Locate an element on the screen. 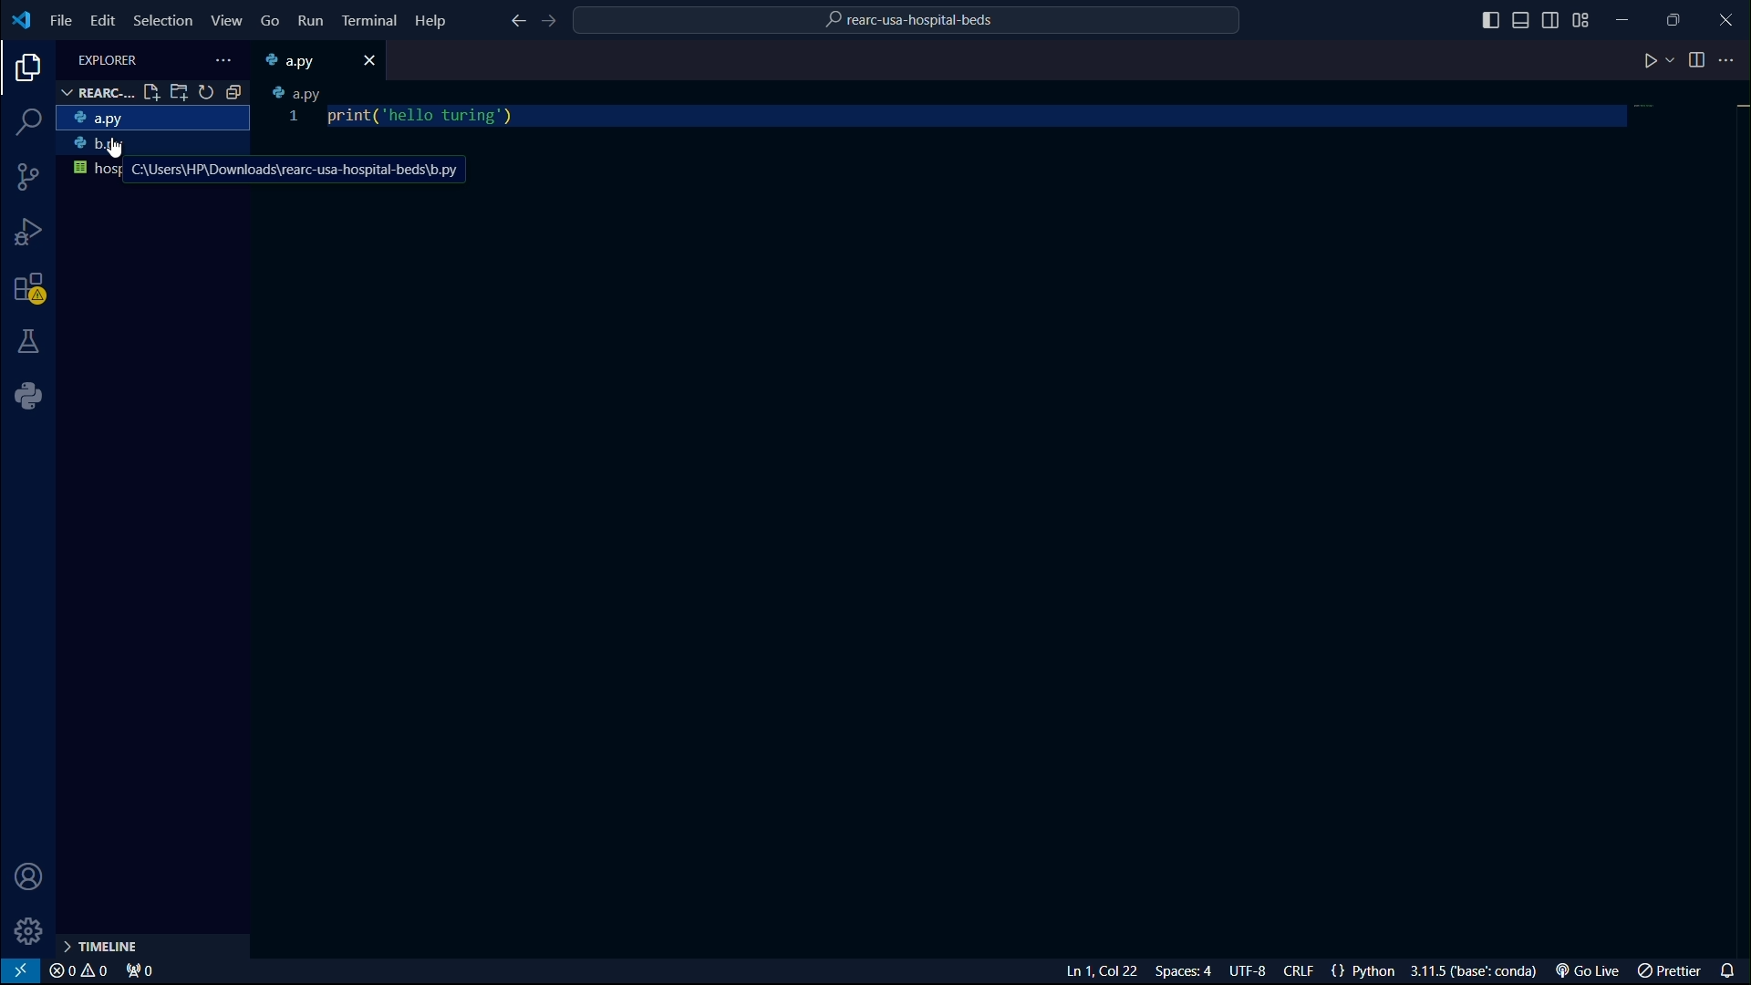 This screenshot has width=1751, height=985. testing is located at coordinates (31, 344).